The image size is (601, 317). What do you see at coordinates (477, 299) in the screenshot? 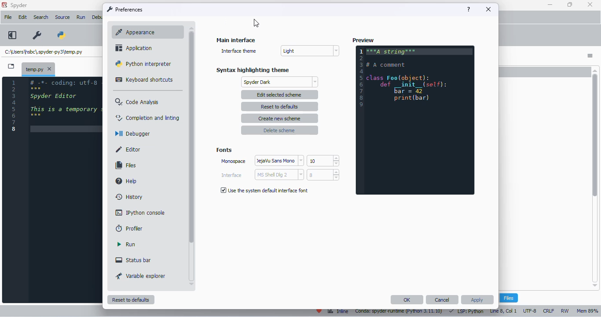
I see `Apply` at bounding box center [477, 299].